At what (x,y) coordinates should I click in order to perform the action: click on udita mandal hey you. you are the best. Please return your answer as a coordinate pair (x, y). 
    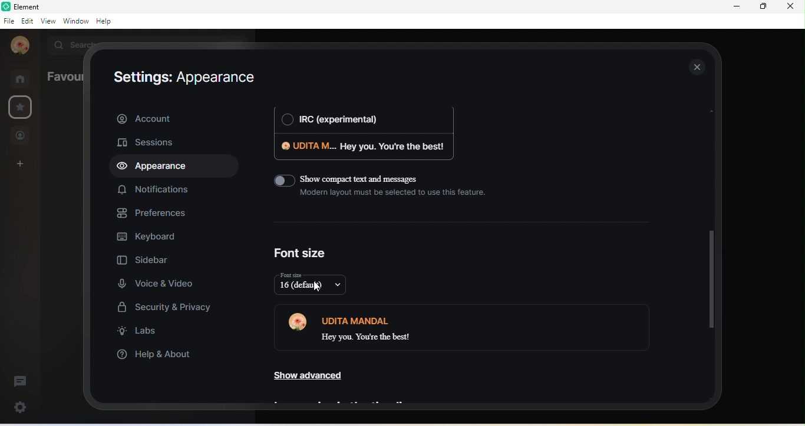
    Looking at the image, I should click on (433, 327).